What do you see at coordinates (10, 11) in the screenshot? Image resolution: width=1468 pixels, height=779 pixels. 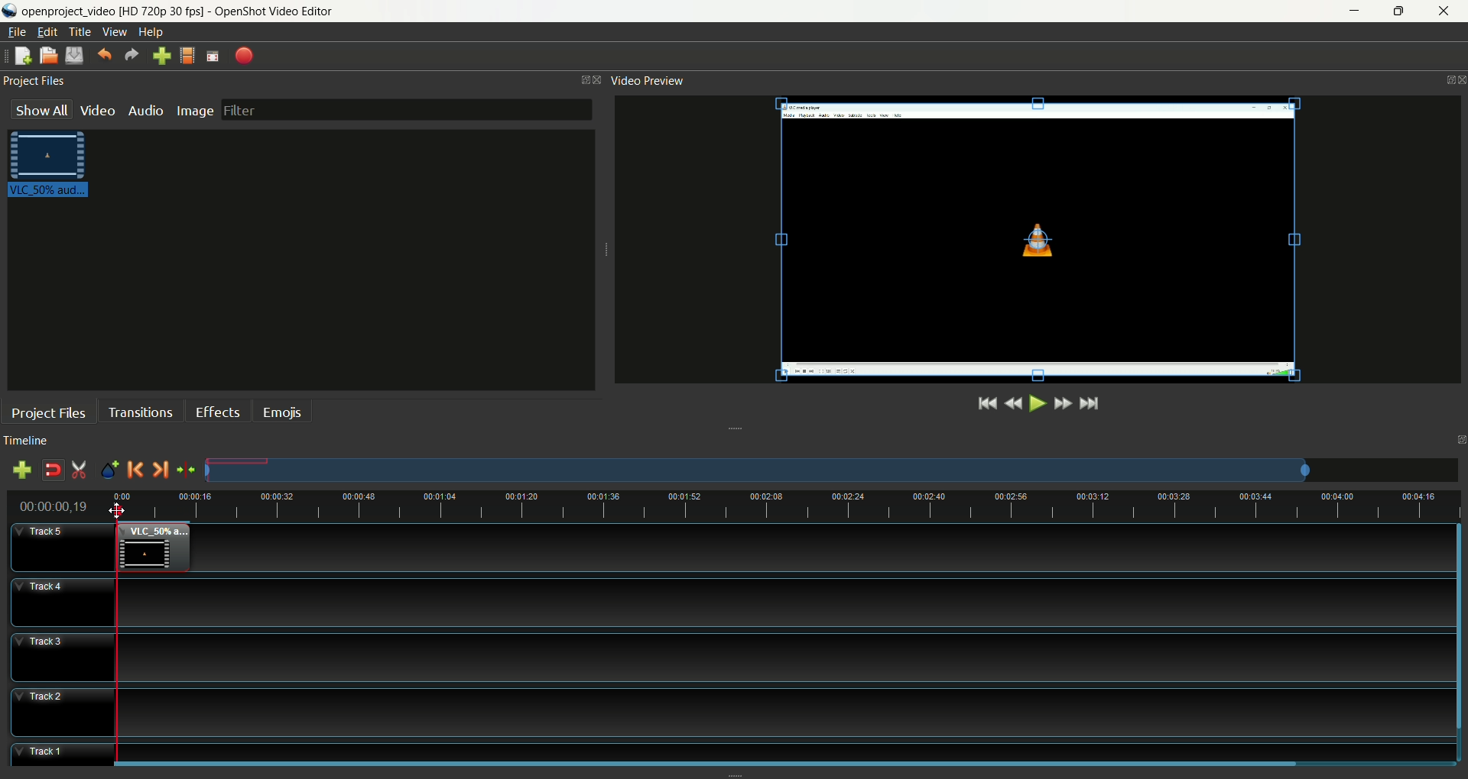 I see `logo` at bounding box center [10, 11].